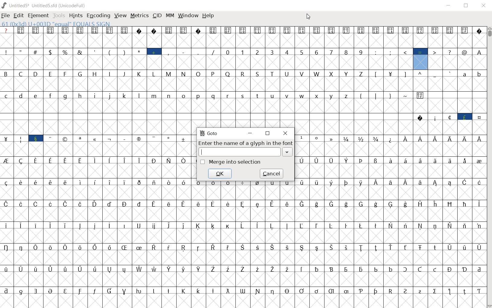  Describe the element at coordinates (285, 133) in the screenshot. I see `close` at that location.